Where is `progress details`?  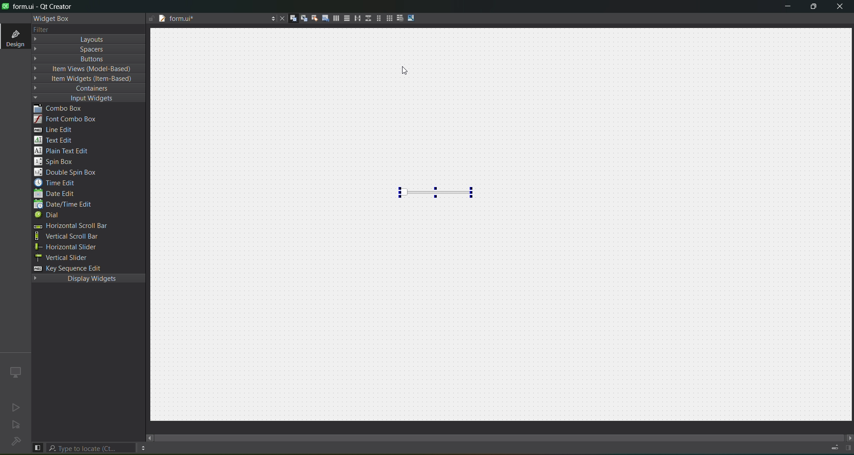
progress details is located at coordinates (834, 447).